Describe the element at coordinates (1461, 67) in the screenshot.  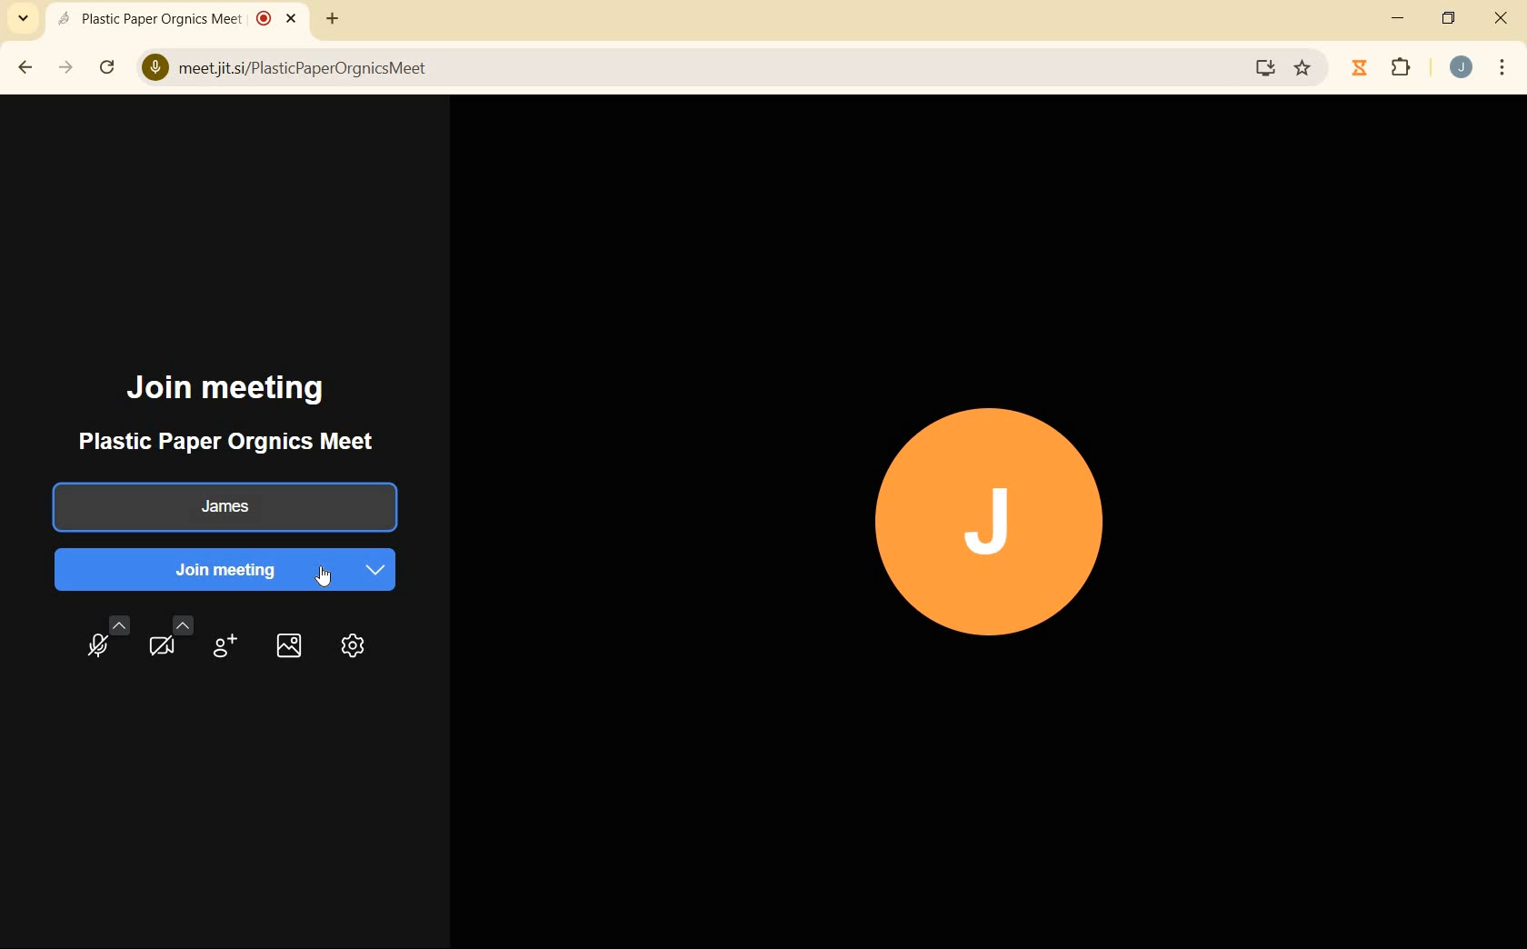
I see `account` at that location.